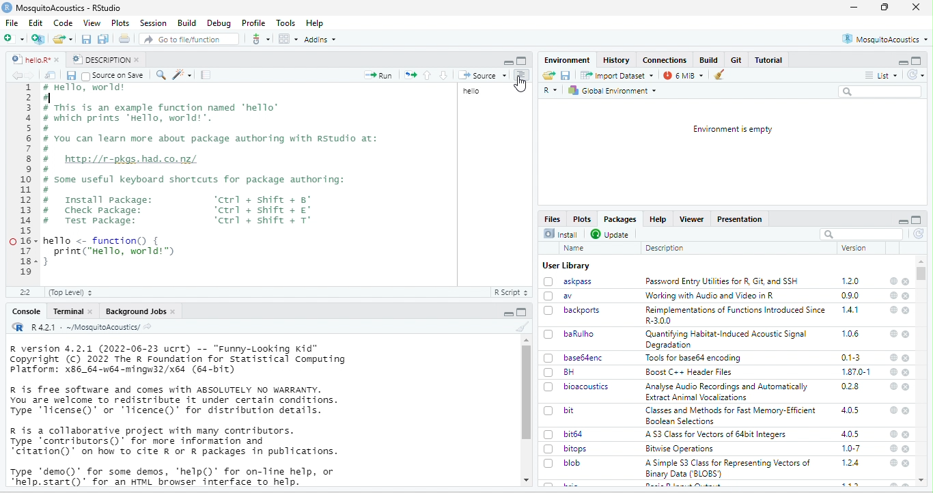 Image resolution: width=933 pixels, height=493 pixels. Describe the element at coordinates (584, 219) in the screenshot. I see `Plots` at that location.